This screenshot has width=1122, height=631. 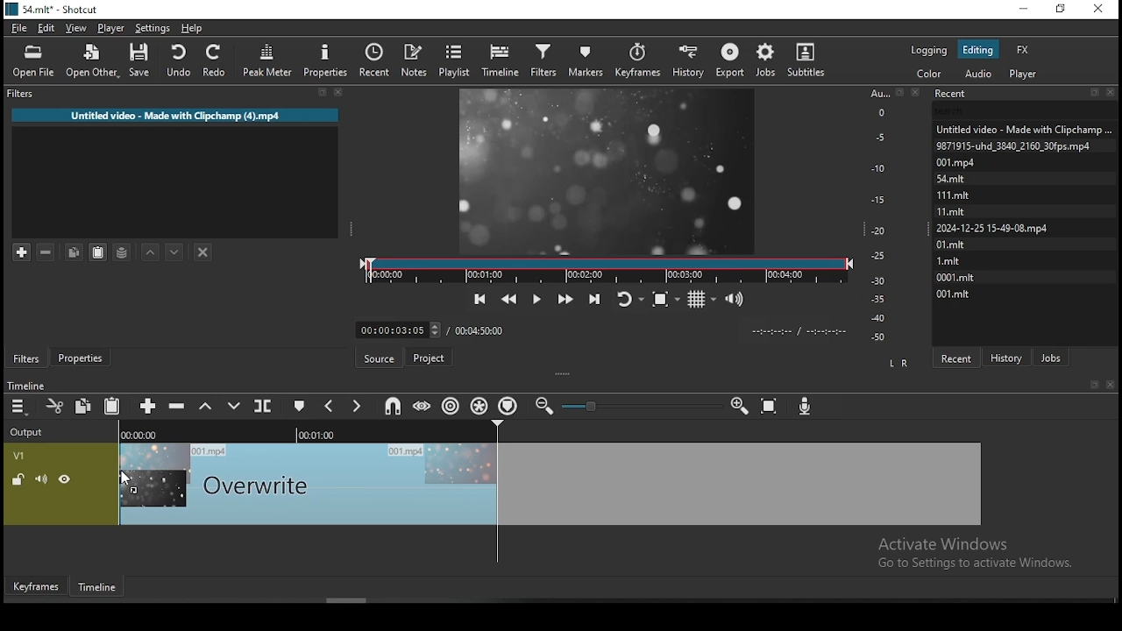 What do you see at coordinates (333, 599) in the screenshot?
I see `scroll bar` at bounding box center [333, 599].